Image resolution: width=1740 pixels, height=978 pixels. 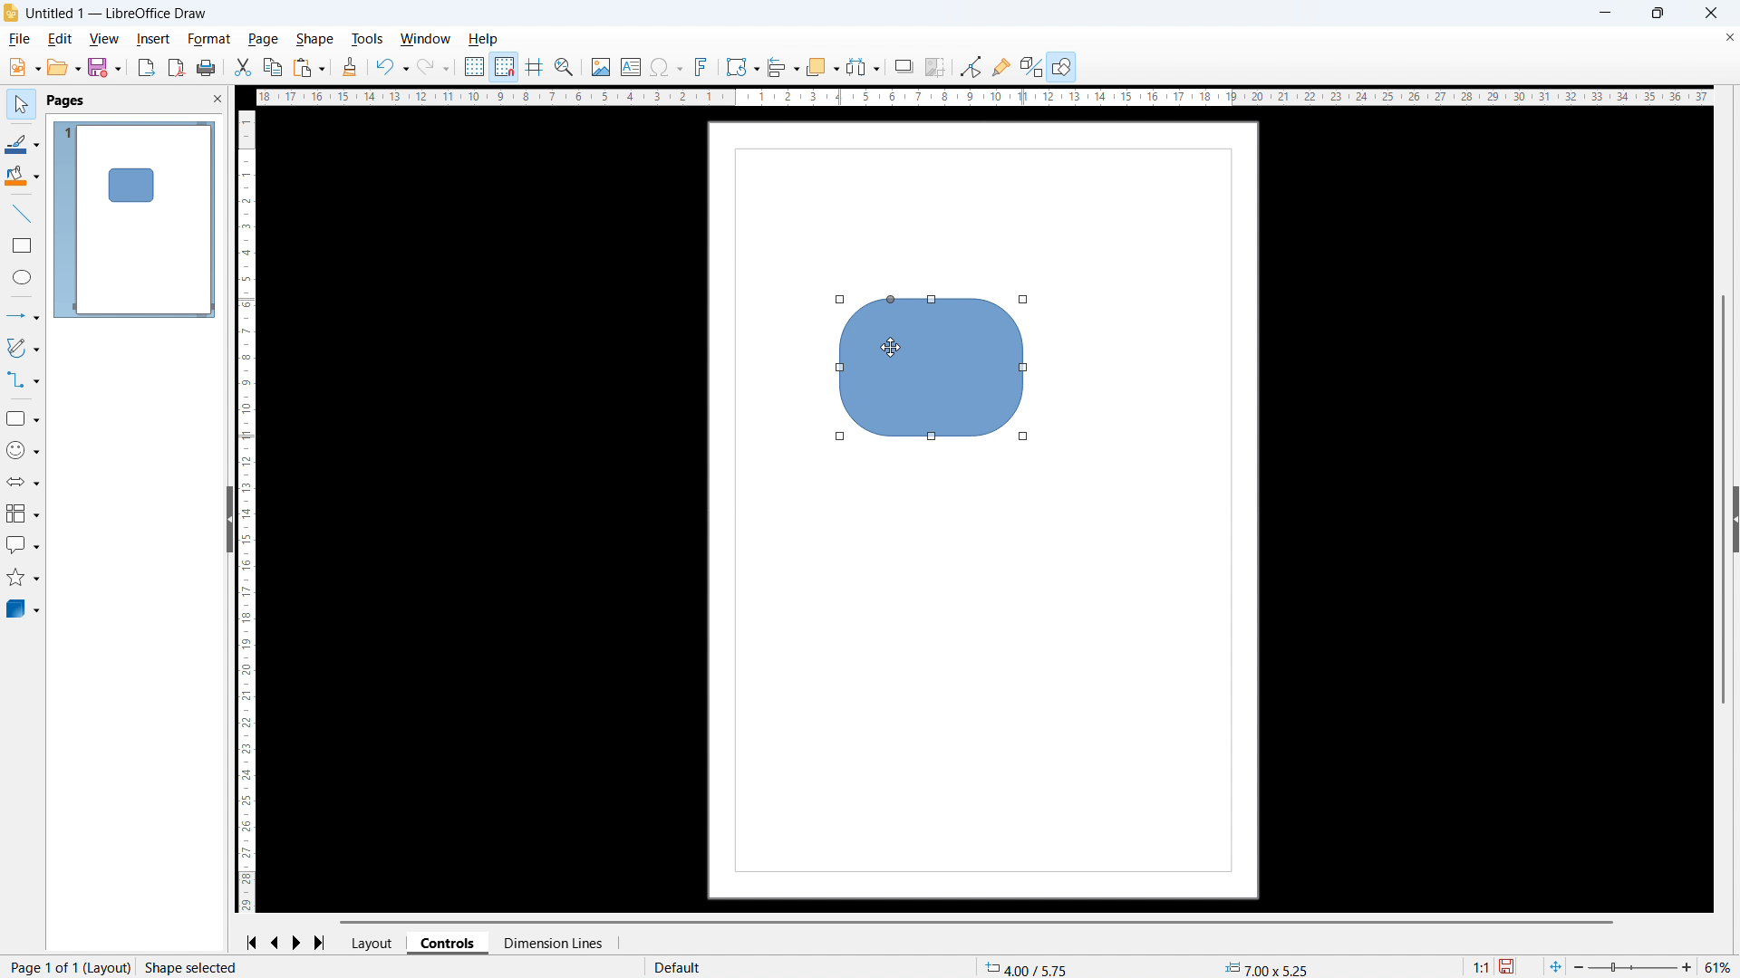 What do you see at coordinates (485, 40) in the screenshot?
I see `Help ` at bounding box center [485, 40].